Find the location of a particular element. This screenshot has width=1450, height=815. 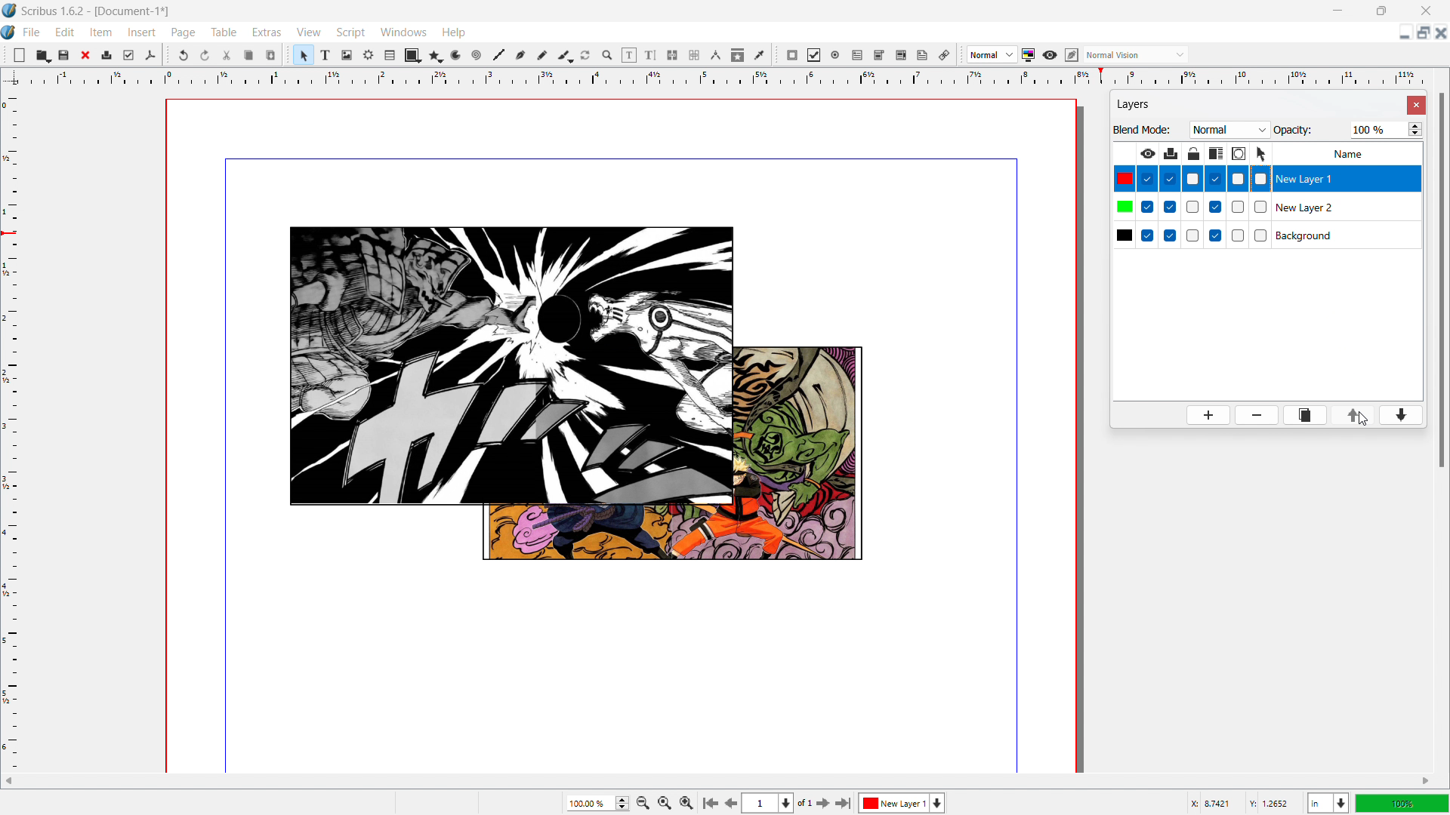

bezier curve is located at coordinates (520, 55).